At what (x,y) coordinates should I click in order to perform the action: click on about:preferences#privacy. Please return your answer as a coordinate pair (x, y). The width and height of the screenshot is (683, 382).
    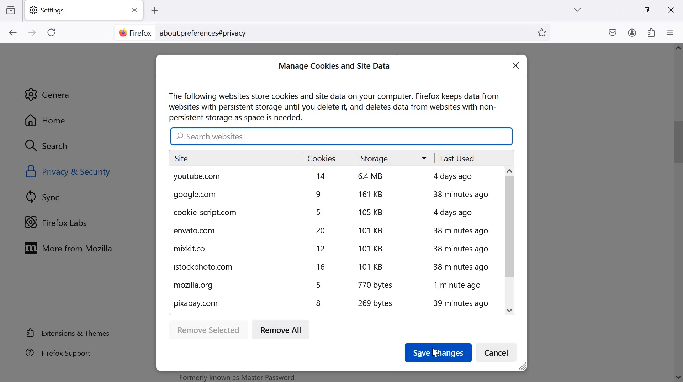
    Looking at the image, I should click on (208, 32).